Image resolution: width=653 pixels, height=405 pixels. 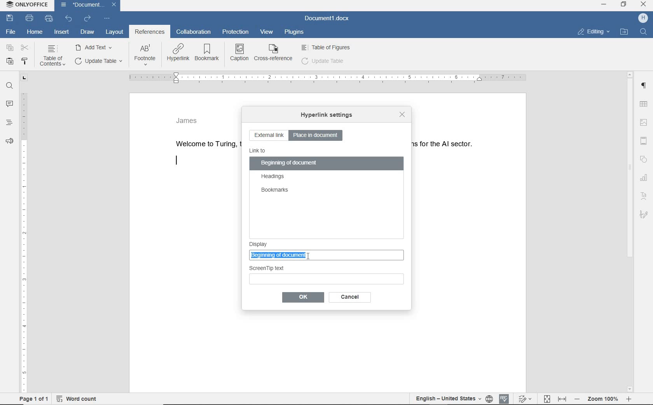 I want to click on view, so click(x=265, y=32).